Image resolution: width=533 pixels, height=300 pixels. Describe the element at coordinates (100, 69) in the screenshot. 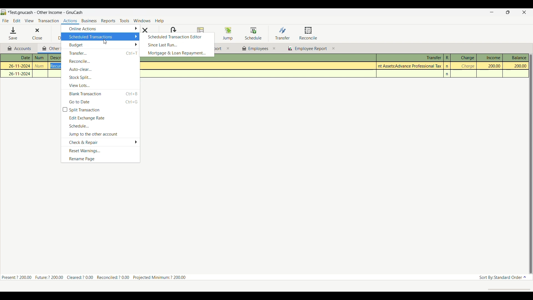

I see `Auto clear` at that location.